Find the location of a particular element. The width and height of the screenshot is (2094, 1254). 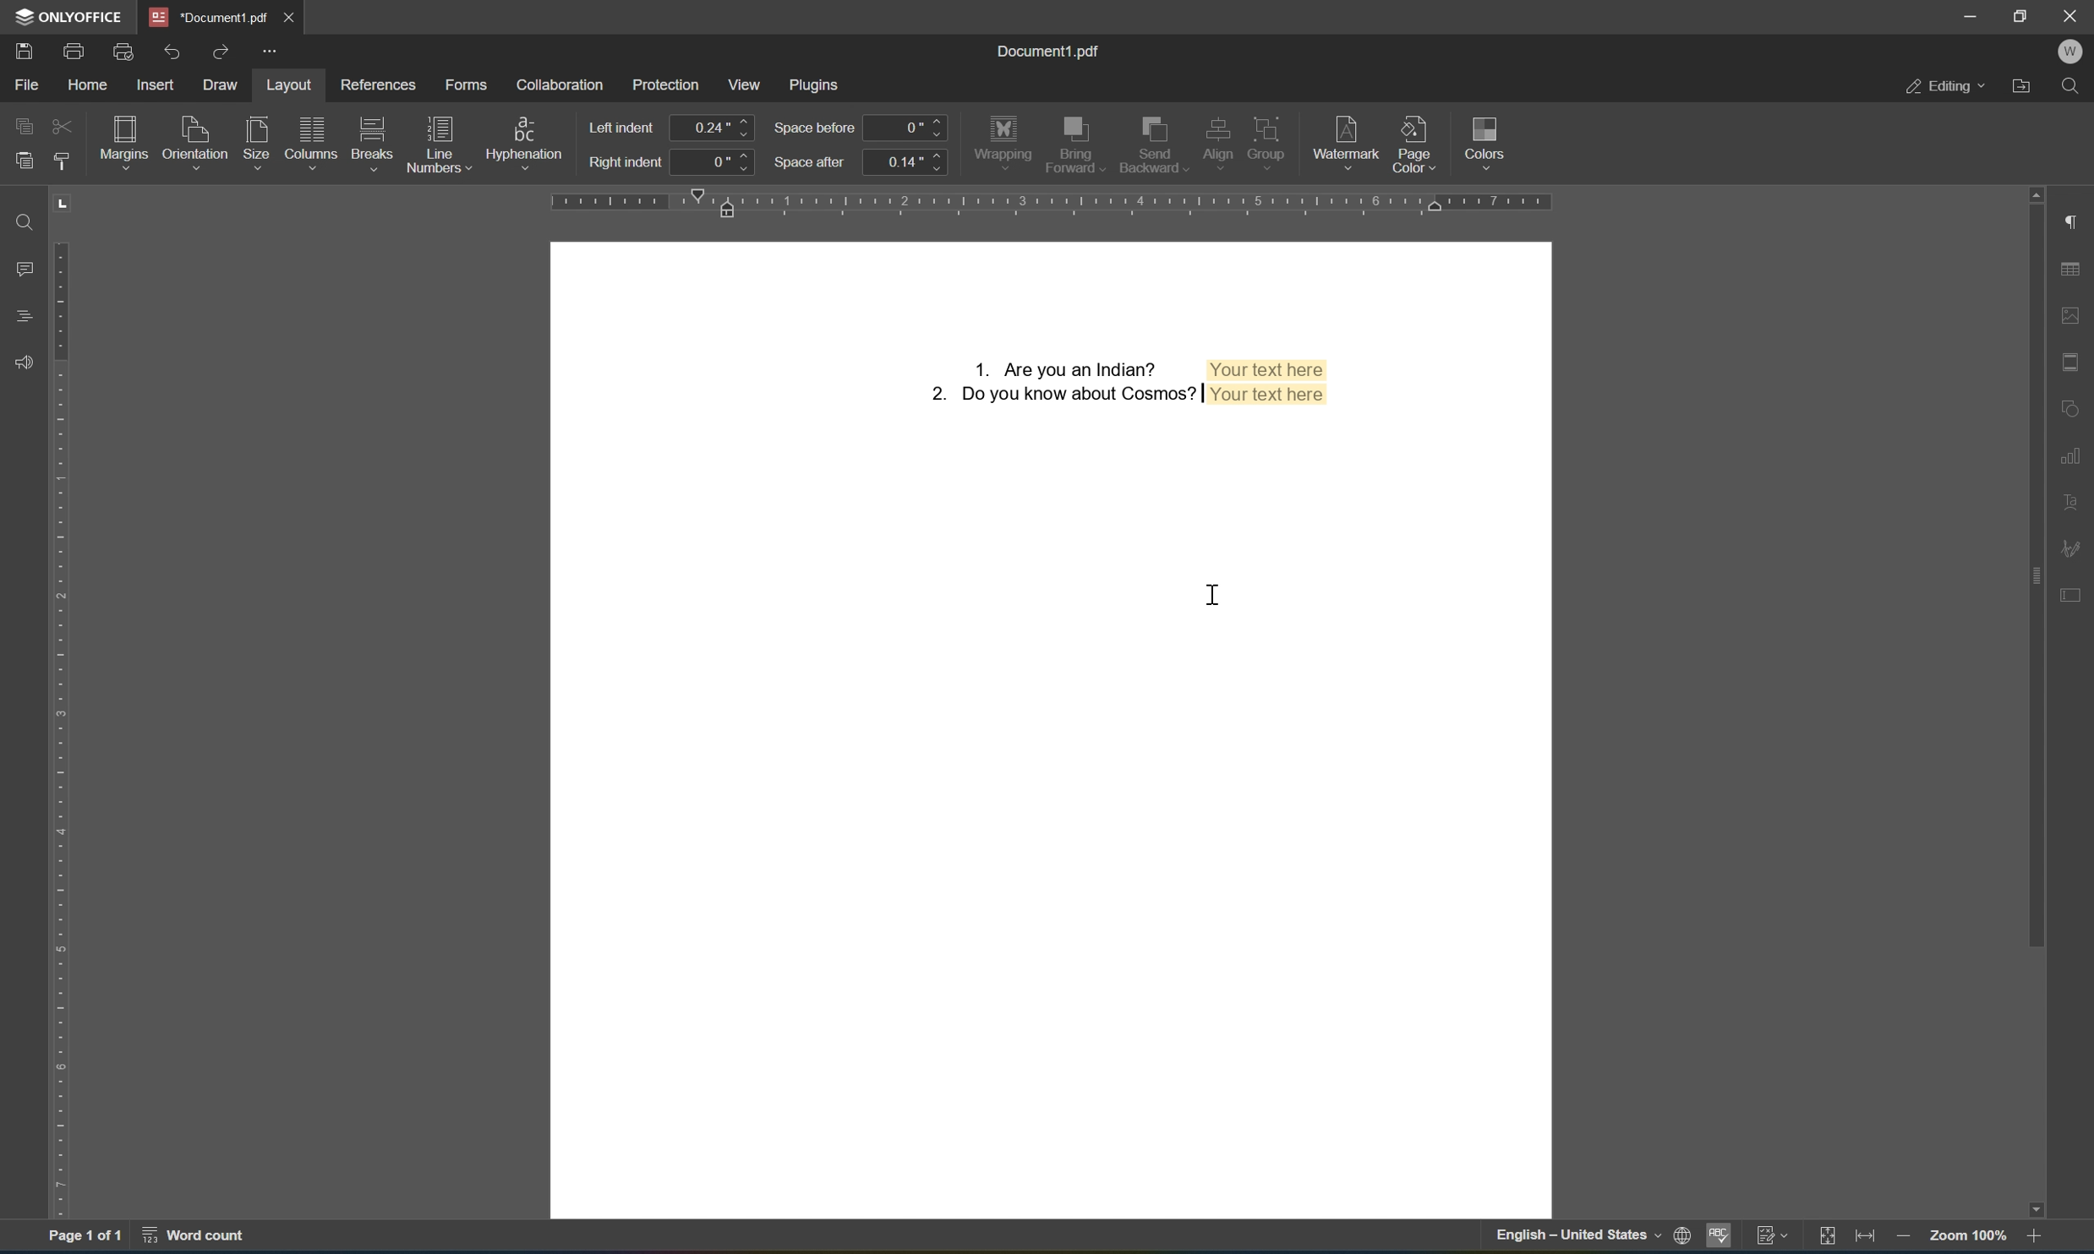

insert is located at coordinates (160, 85).